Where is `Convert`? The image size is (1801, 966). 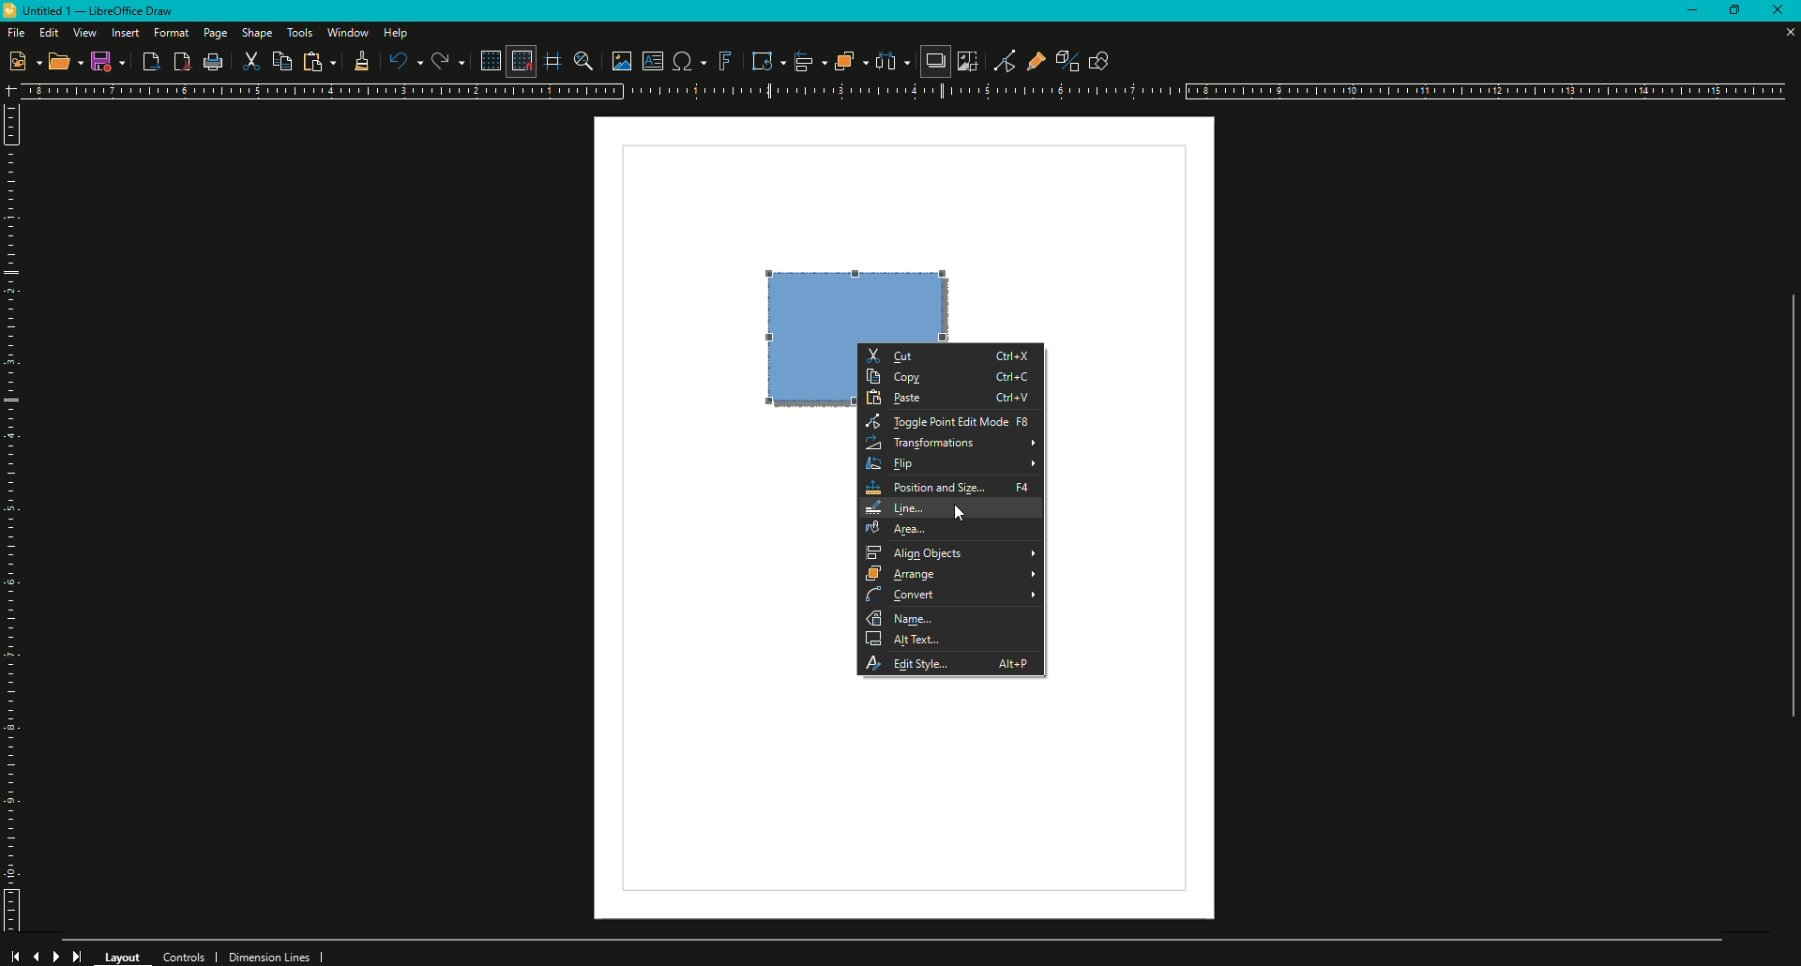 Convert is located at coordinates (953, 596).